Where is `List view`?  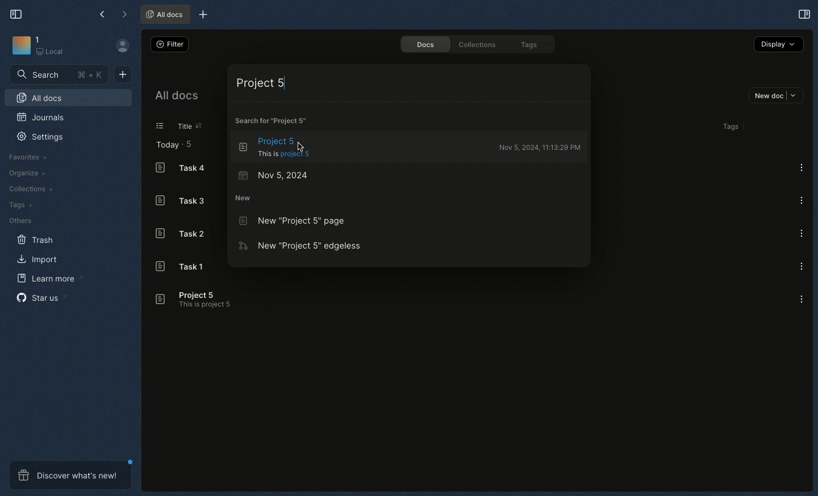 List view is located at coordinates (160, 126).